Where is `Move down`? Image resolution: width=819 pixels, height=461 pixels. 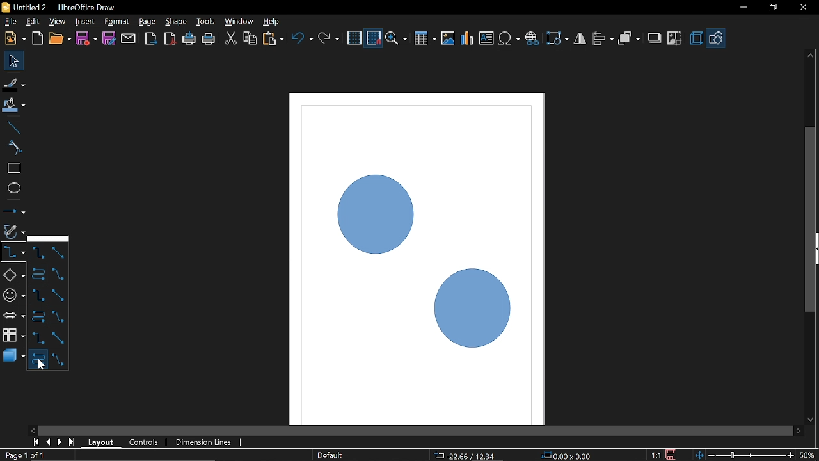
Move down is located at coordinates (813, 422).